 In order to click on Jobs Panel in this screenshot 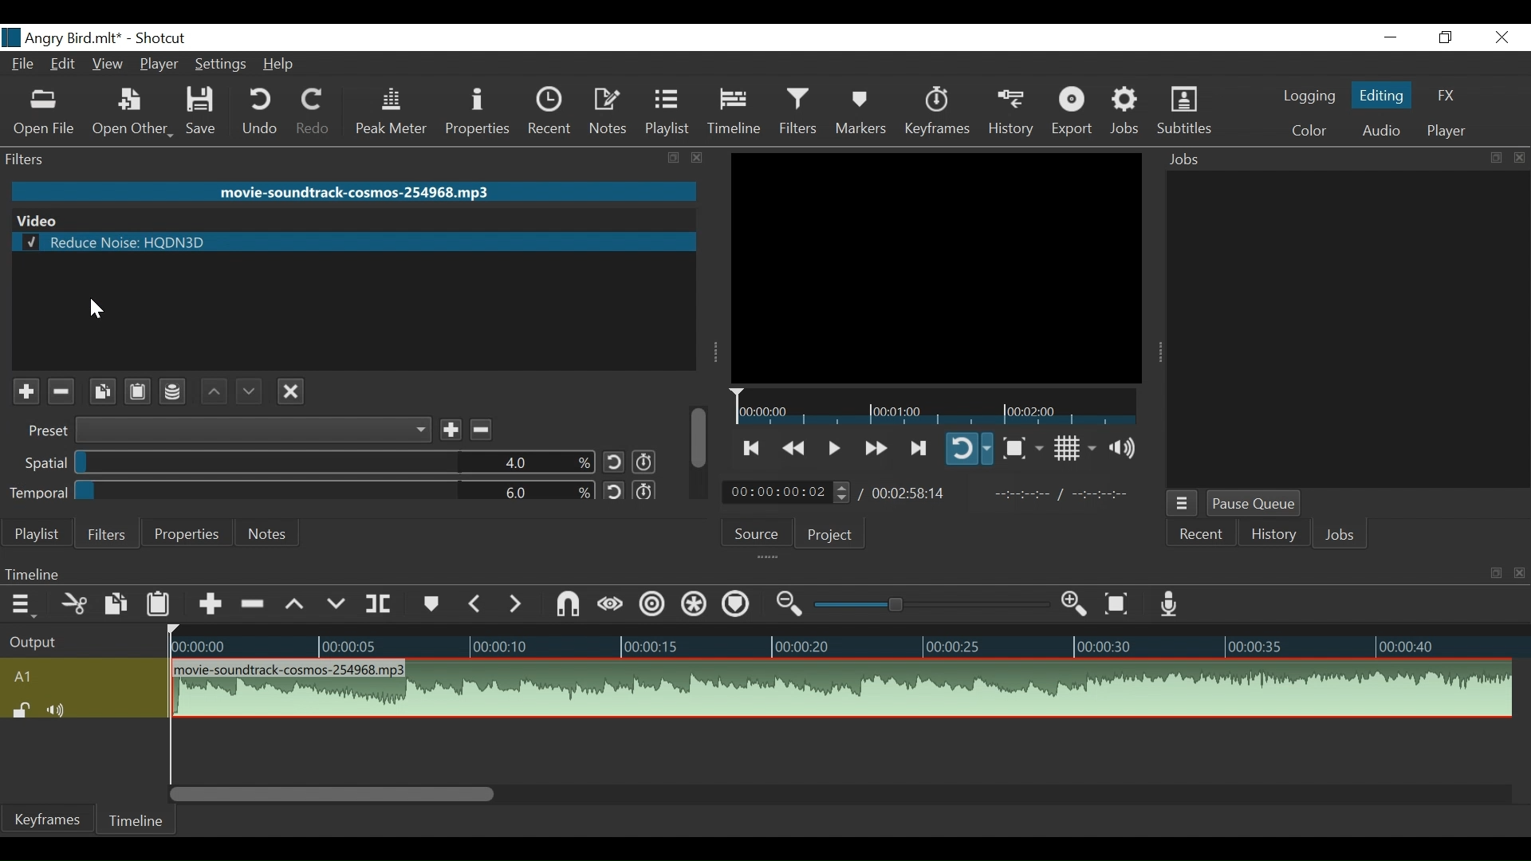, I will do `click(1344, 328)`.